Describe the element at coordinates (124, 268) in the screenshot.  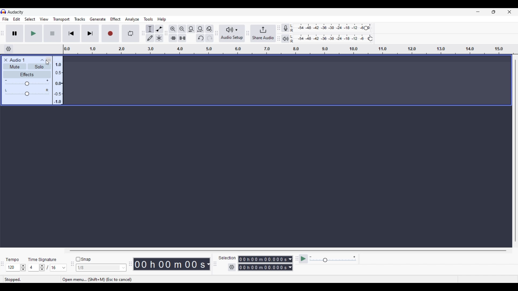
I see `Snap options to choose from` at that location.